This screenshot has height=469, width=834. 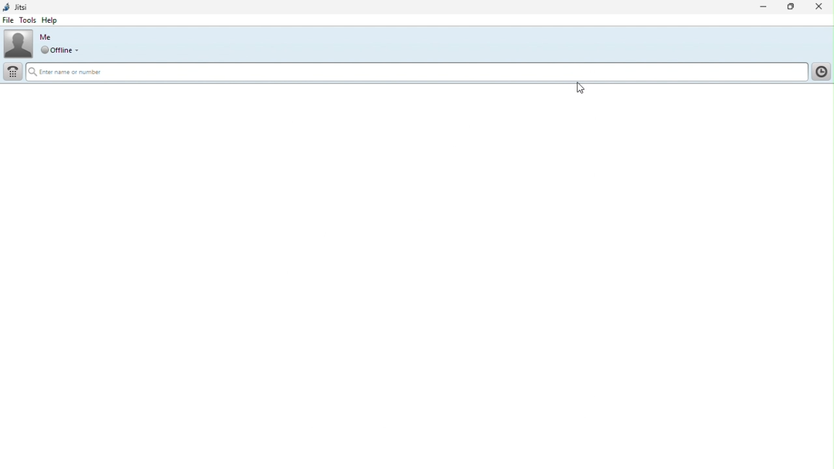 I want to click on Search bar, so click(x=415, y=74).